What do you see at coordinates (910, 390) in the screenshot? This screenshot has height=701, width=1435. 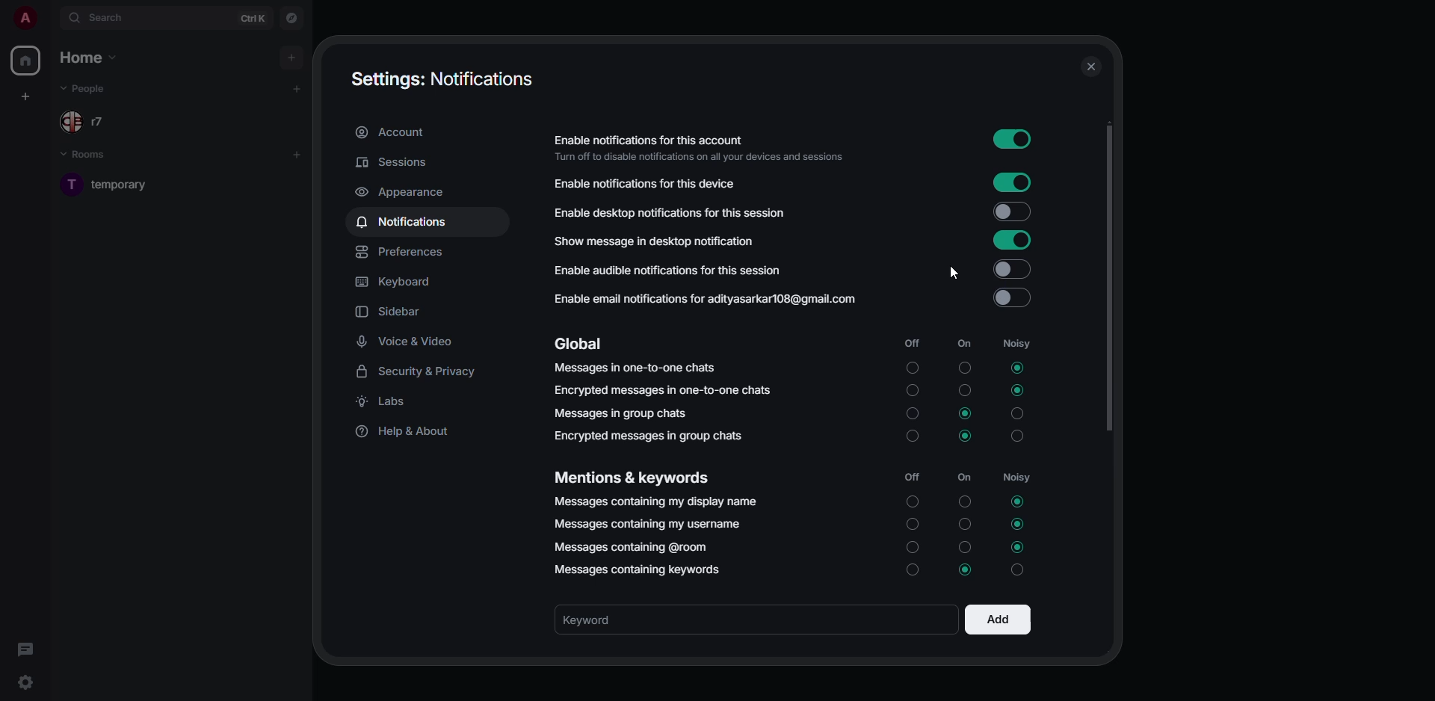 I see `Off Unselected` at bounding box center [910, 390].